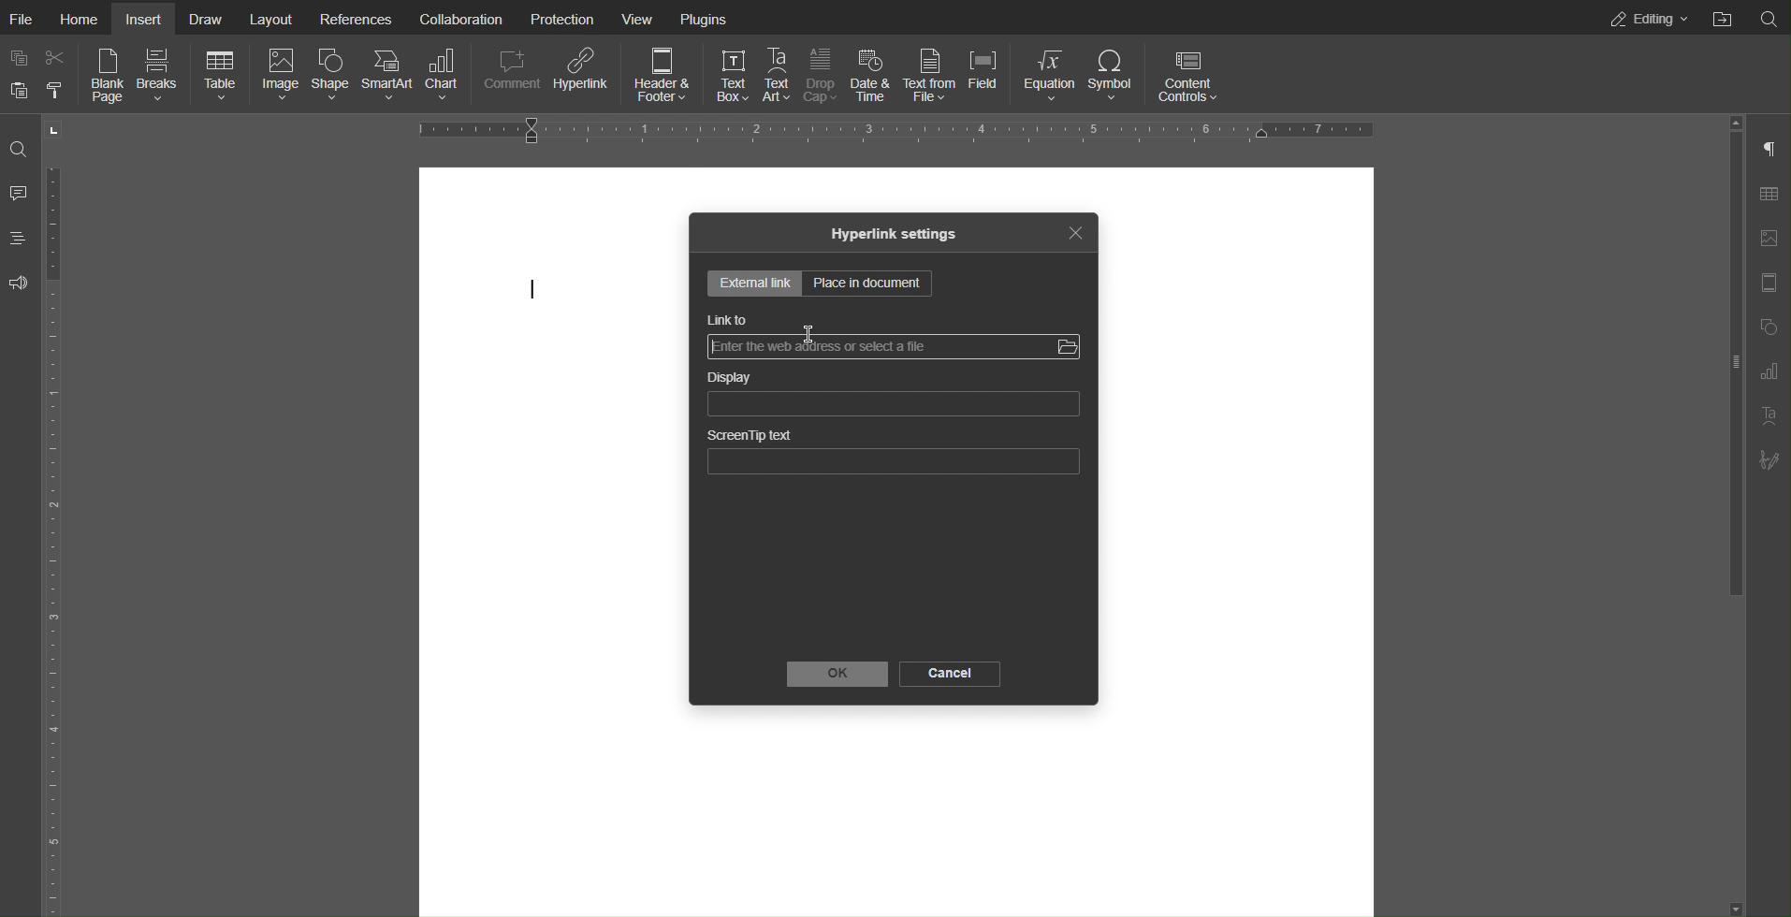  I want to click on Vertical Ruler, so click(60, 538).